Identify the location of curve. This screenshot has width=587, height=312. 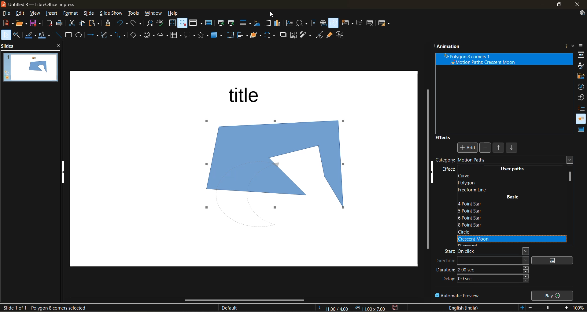
(466, 176).